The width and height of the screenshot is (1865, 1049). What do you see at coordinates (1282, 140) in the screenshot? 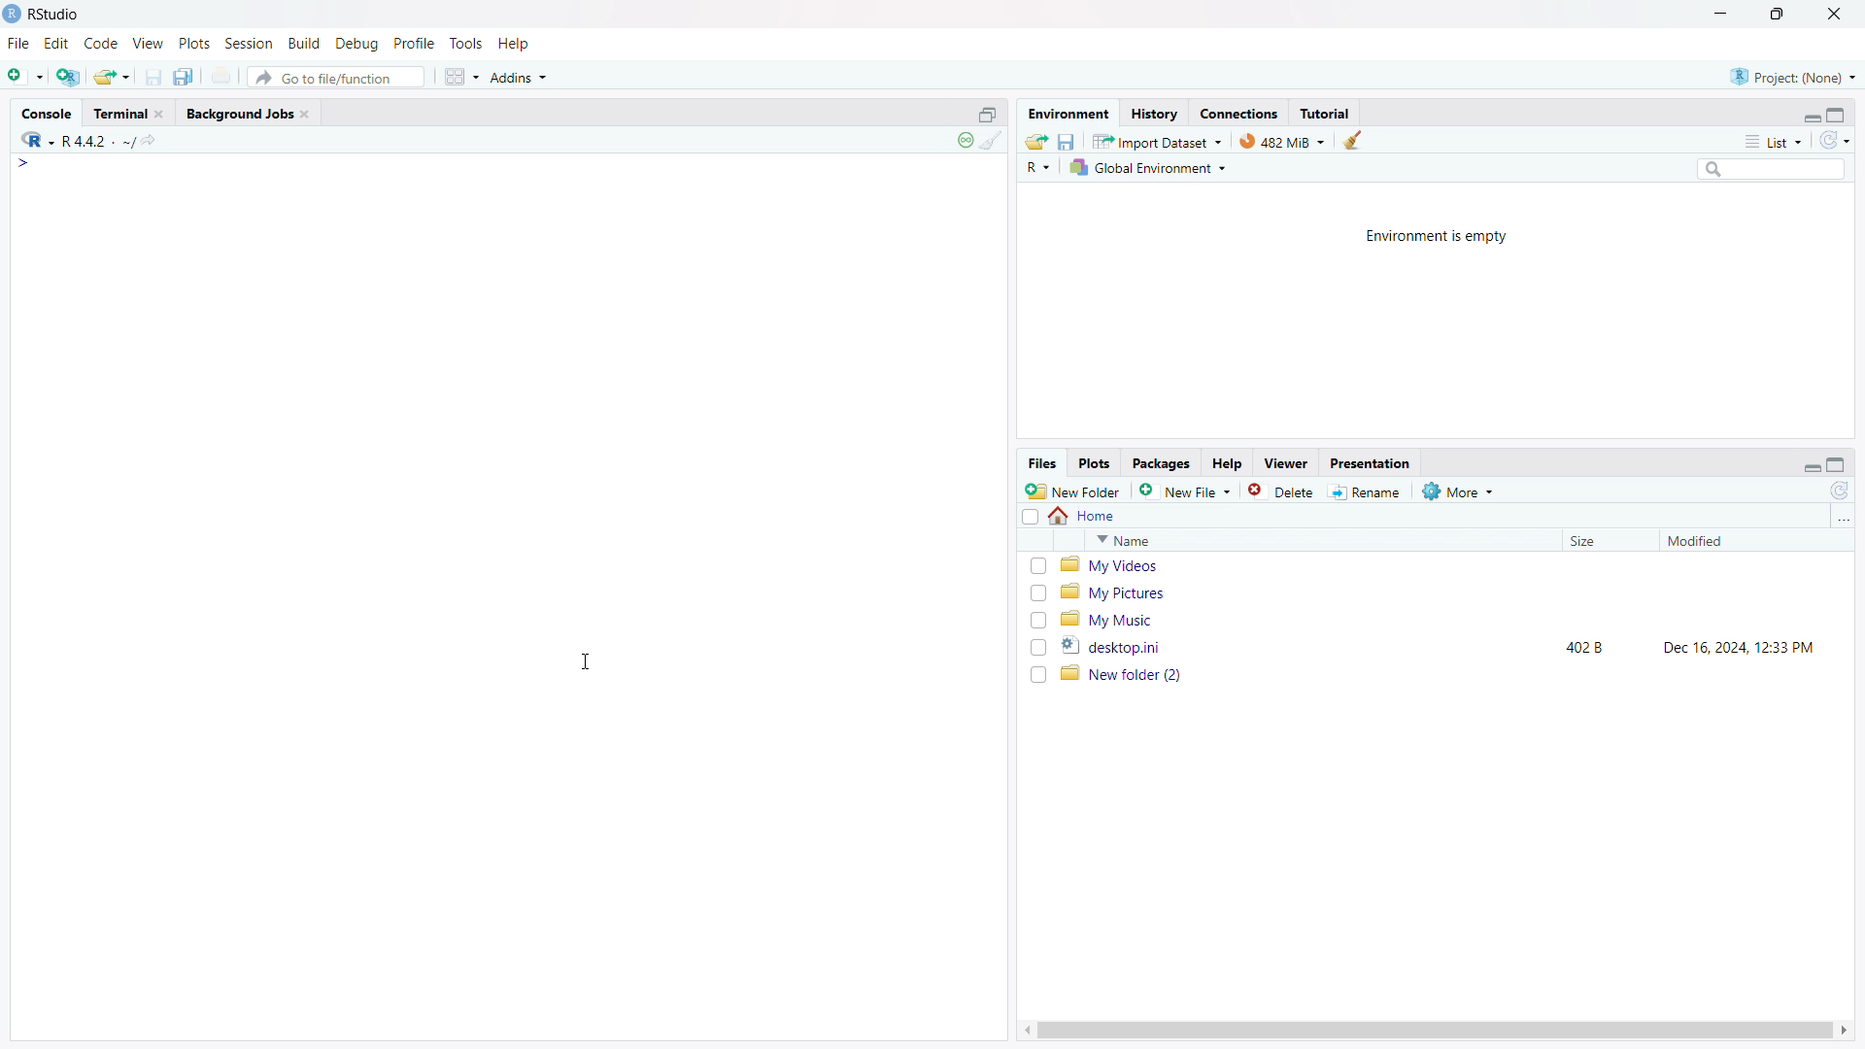
I see `memory used by R session` at bounding box center [1282, 140].